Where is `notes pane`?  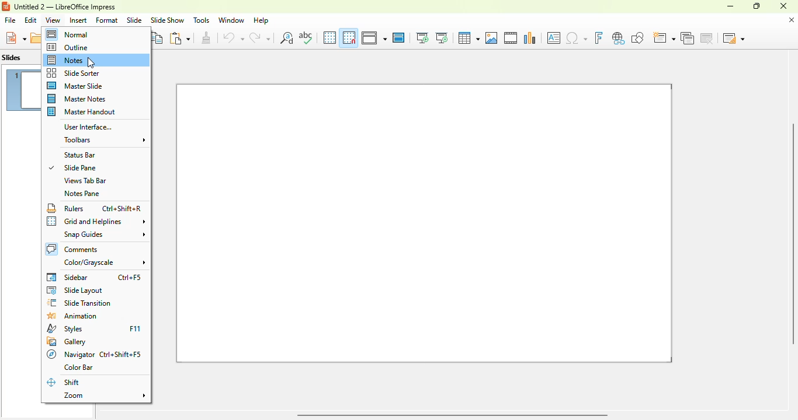 notes pane is located at coordinates (81, 193).